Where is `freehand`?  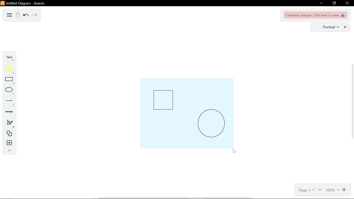
freehand is located at coordinates (7, 124).